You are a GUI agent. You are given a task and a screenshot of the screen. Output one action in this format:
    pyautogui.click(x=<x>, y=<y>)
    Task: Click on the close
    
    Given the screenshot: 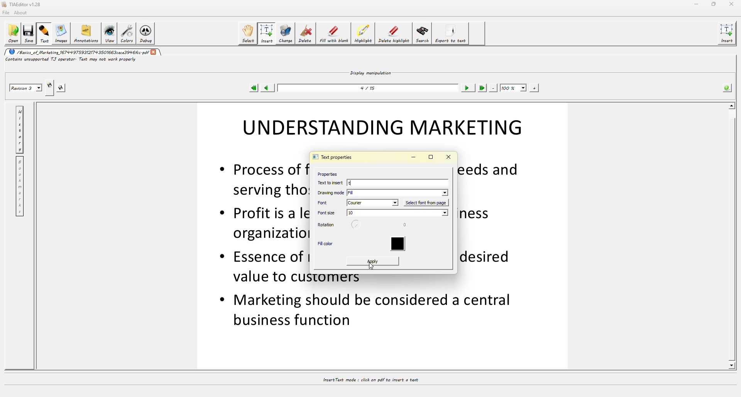 What is the action you would take?
    pyautogui.click(x=155, y=52)
    